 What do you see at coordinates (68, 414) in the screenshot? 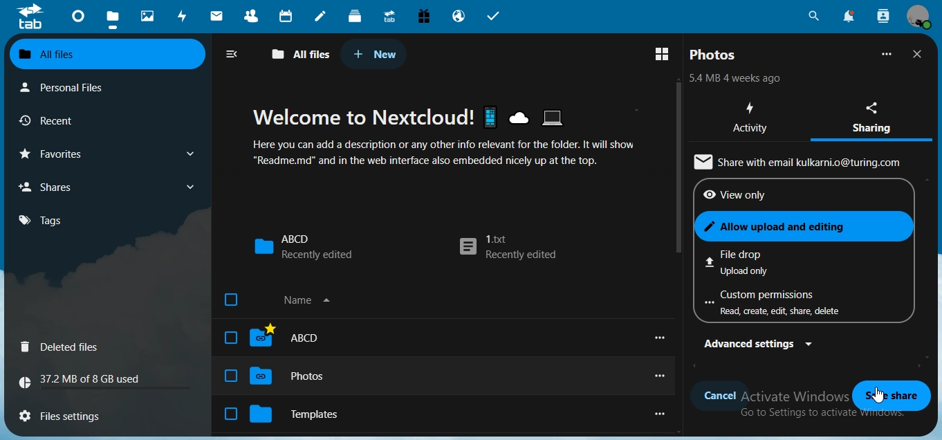
I see `files` at bounding box center [68, 414].